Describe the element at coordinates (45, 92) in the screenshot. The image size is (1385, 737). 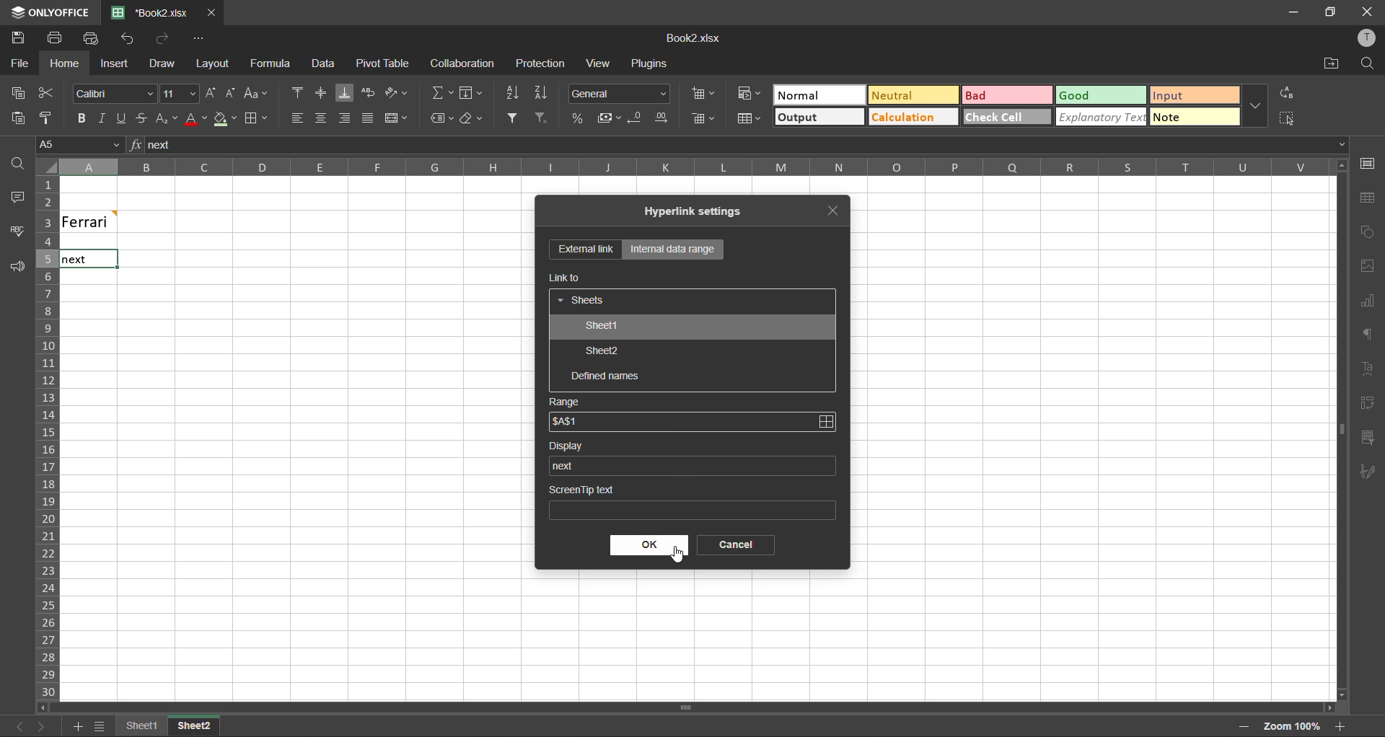
I see `cut` at that location.